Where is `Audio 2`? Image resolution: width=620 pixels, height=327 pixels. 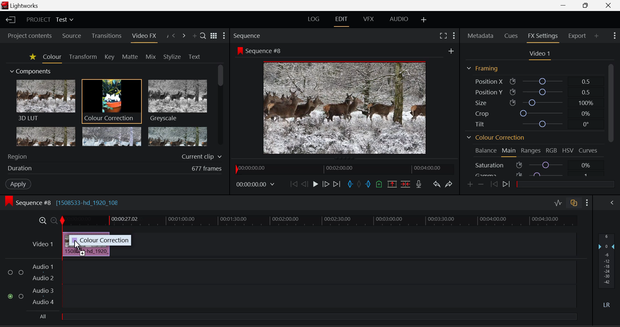 Audio 2 is located at coordinates (43, 279).